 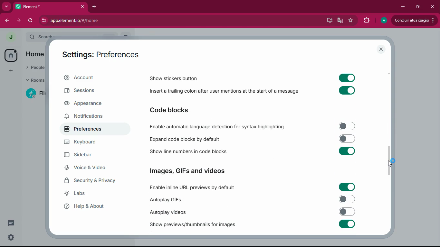 What do you see at coordinates (191, 169) in the screenshot?
I see `Images, GIFs and Videos` at bounding box center [191, 169].